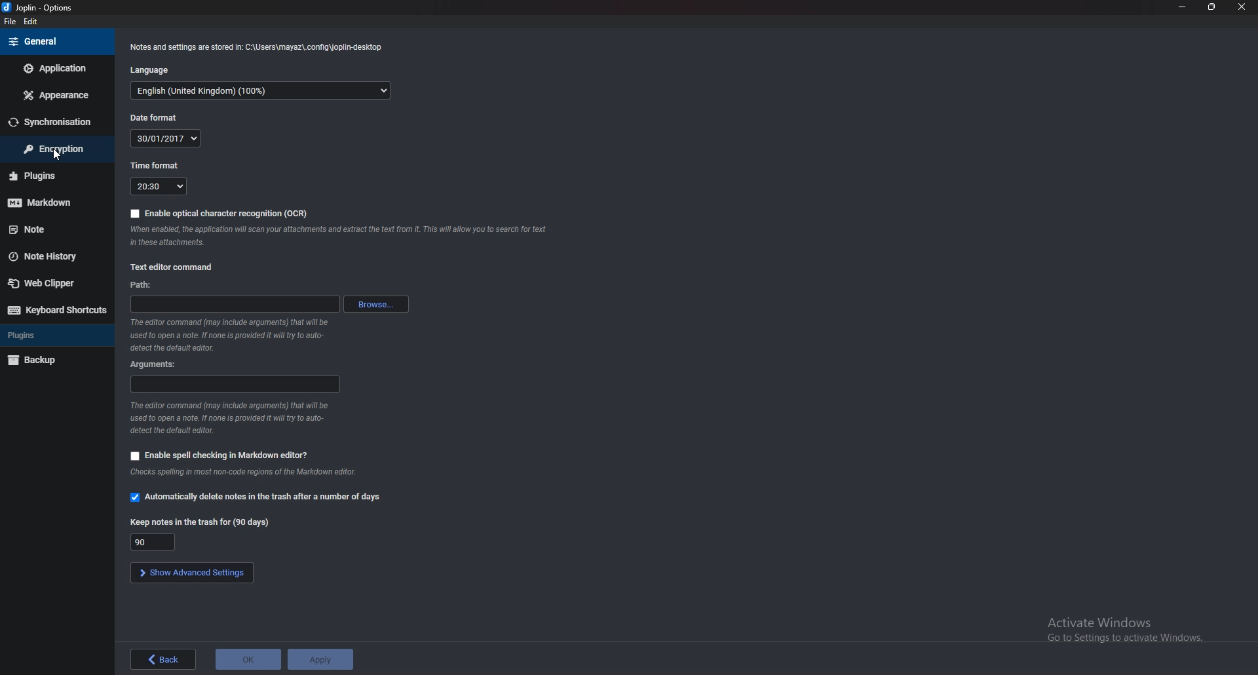 Image resolution: width=1258 pixels, height=675 pixels. What do you see at coordinates (157, 118) in the screenshot?
I see `date format` at bounding box center [157, 118].